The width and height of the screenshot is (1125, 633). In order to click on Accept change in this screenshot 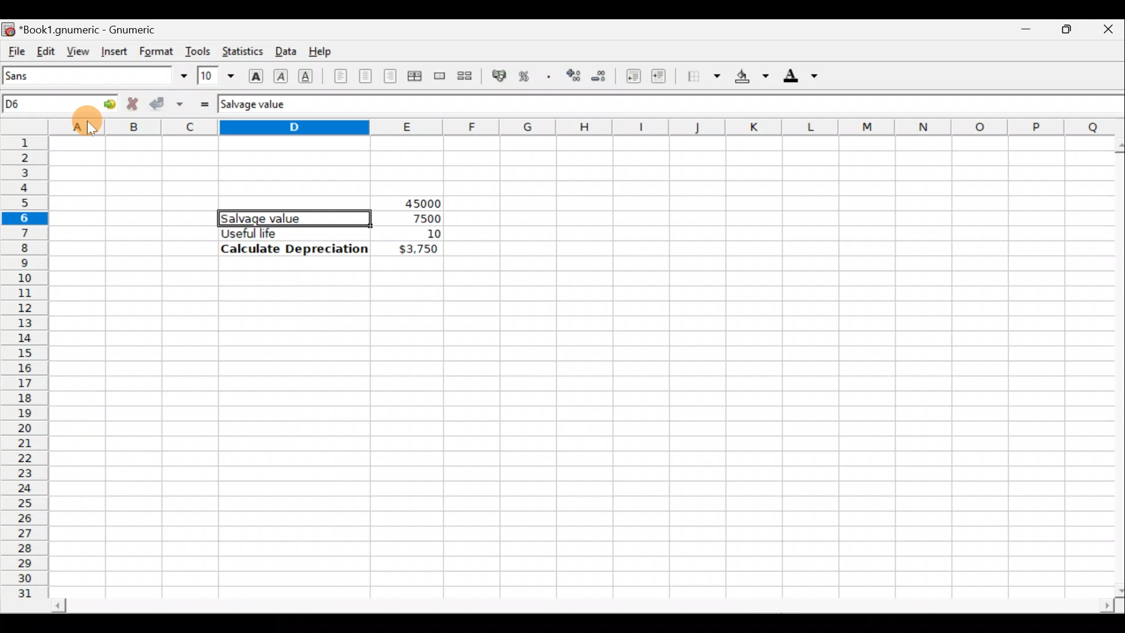, I will do `click(166, 104)`.